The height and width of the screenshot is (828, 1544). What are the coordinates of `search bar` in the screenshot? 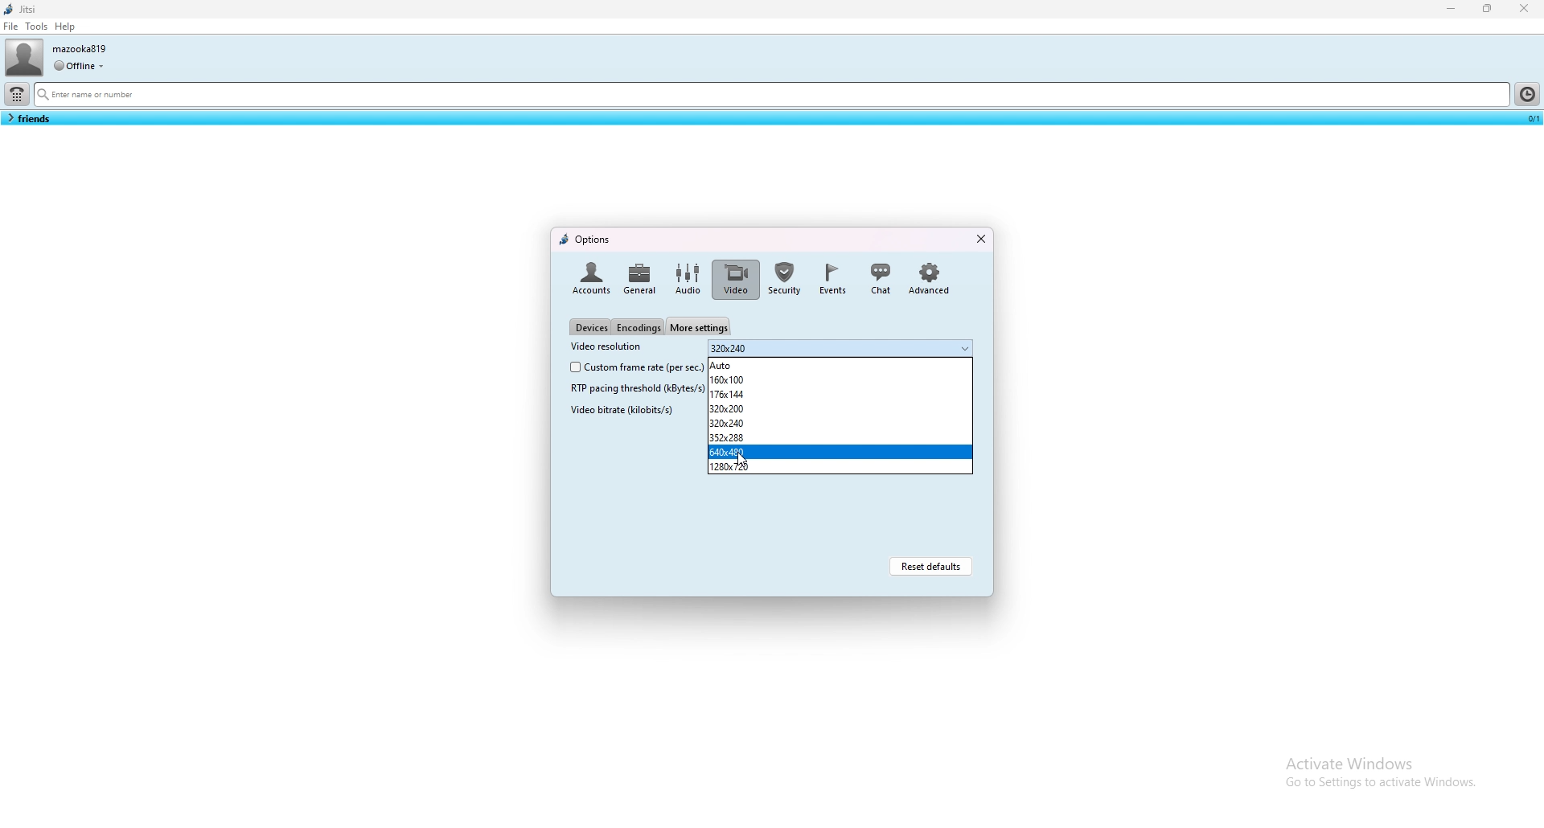 It's located at (770, 96).